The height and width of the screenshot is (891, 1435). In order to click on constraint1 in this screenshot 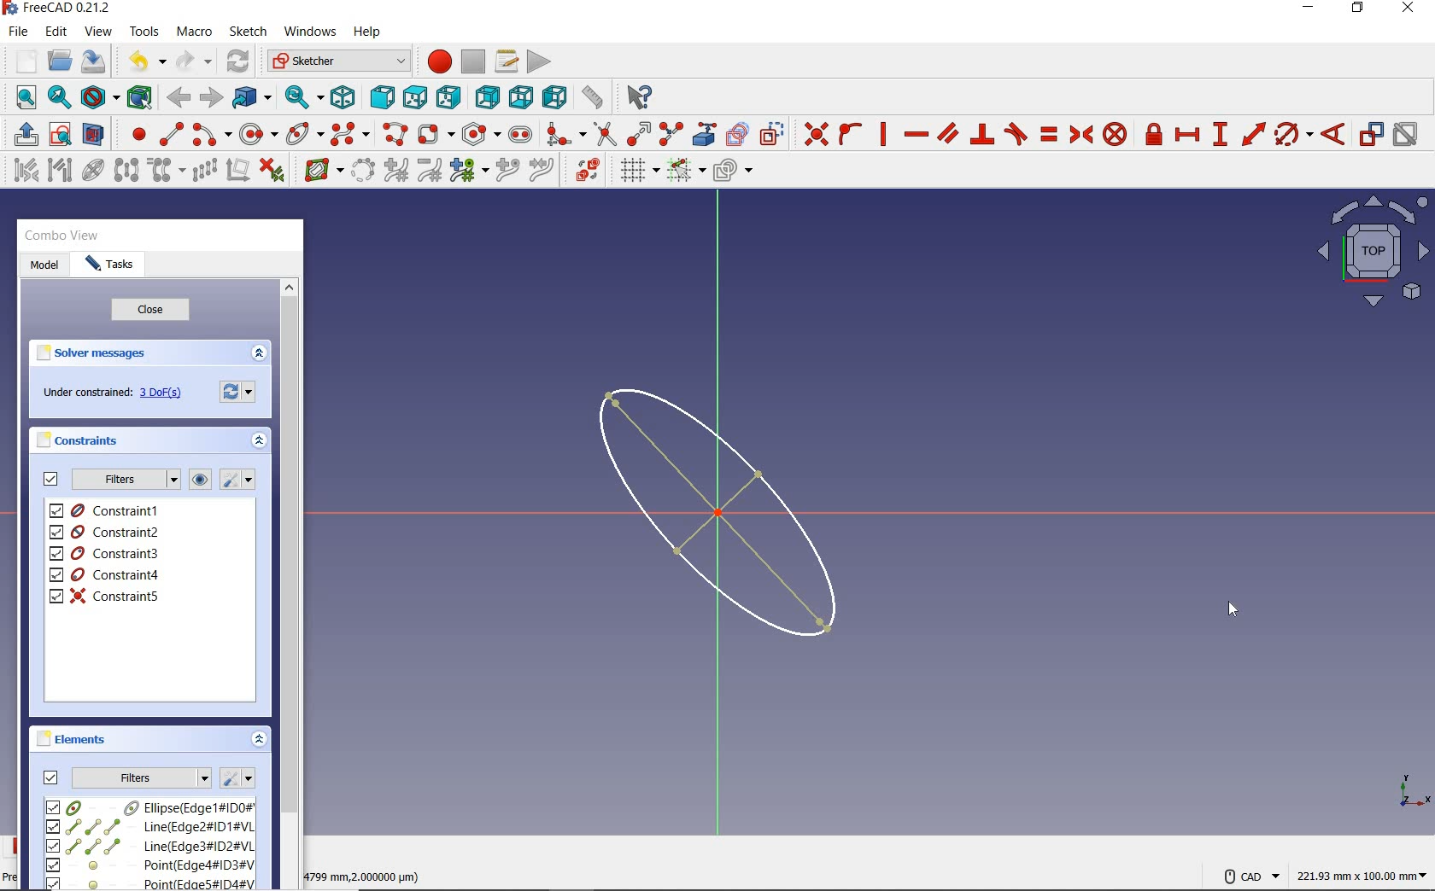, I will do `click(110, 510)`.